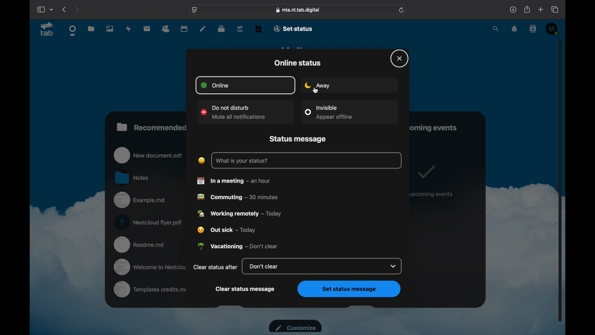 Image resolution: width=595 pixels, height=335 pixels. I want to click on previous, so click(64, 9).